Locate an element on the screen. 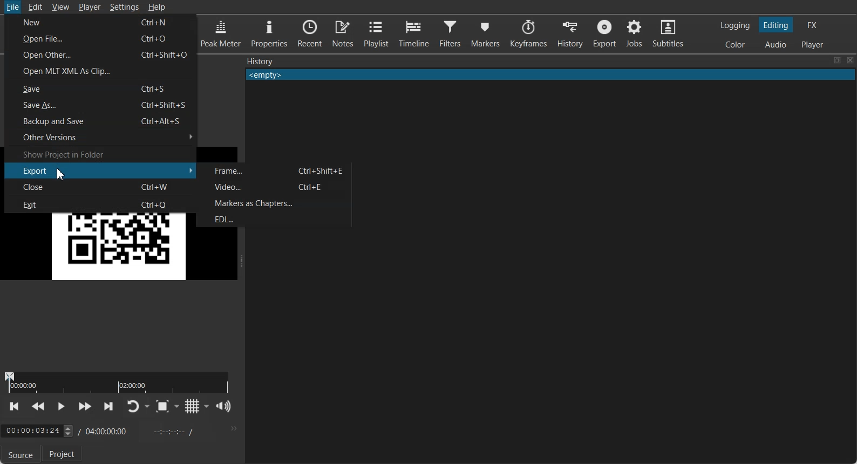  Ctrl+Shift+S is located at coordinates (167, 105).